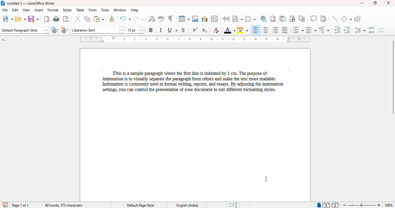 This screenshot has height=208, width=395. I want to click on title, so click(31, 3).